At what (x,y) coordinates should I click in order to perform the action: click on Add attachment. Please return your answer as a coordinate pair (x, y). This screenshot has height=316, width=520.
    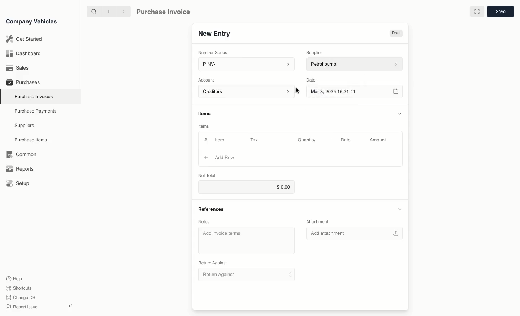
    Looking at the image, I should click on (354, 233).